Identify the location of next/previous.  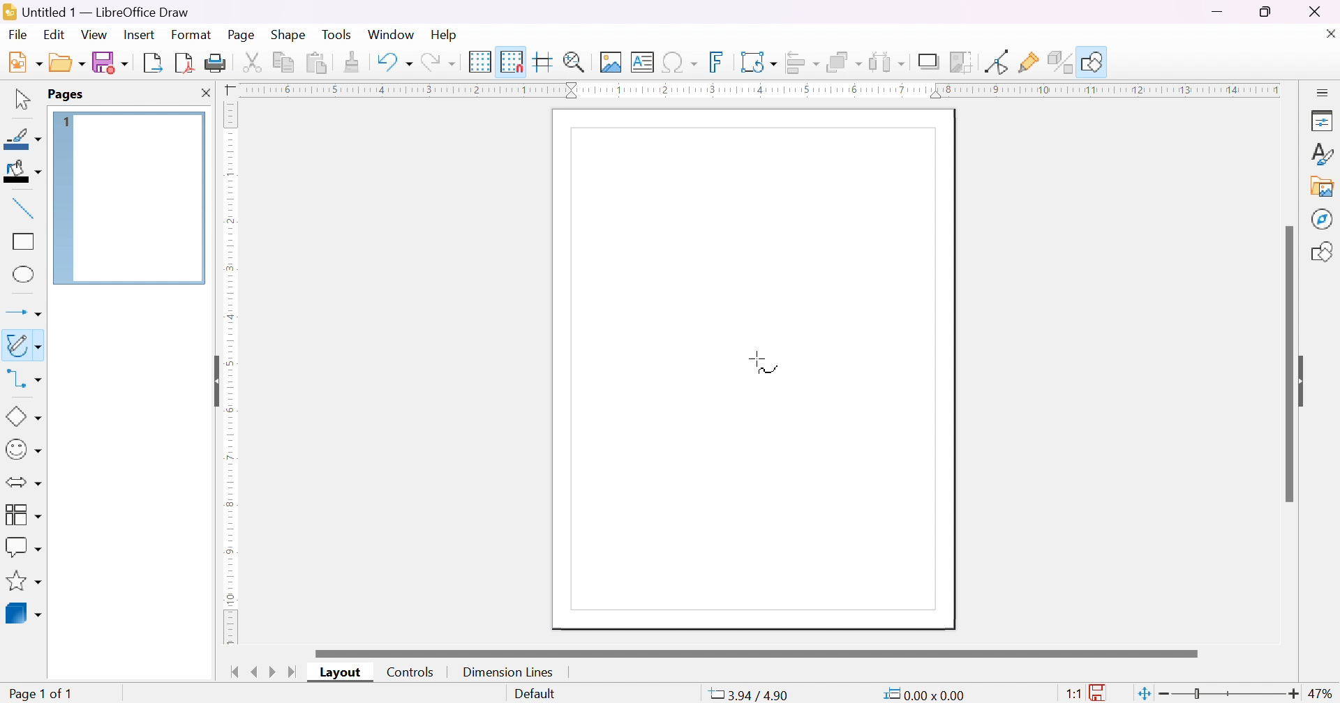
(264, 672).